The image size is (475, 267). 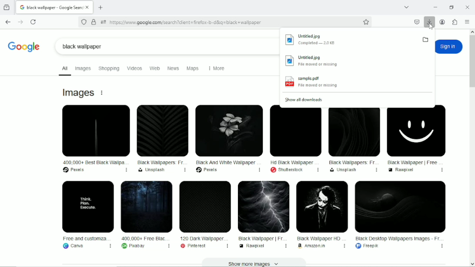 I want to click on List all tabs, so click(x=407, y=7).